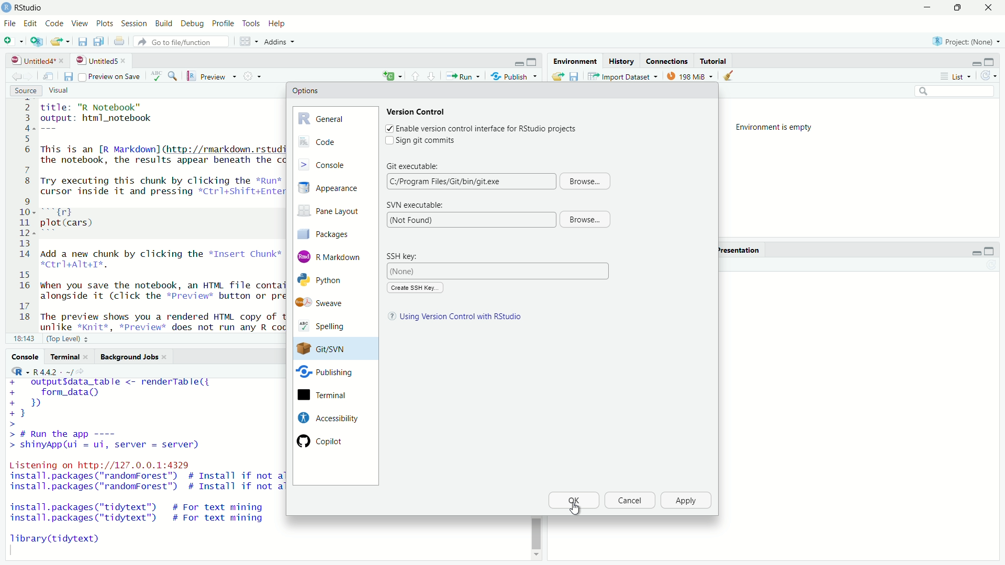  Describe the element at coordinates (335, 117) in the screenshot. I see `General` at that location.